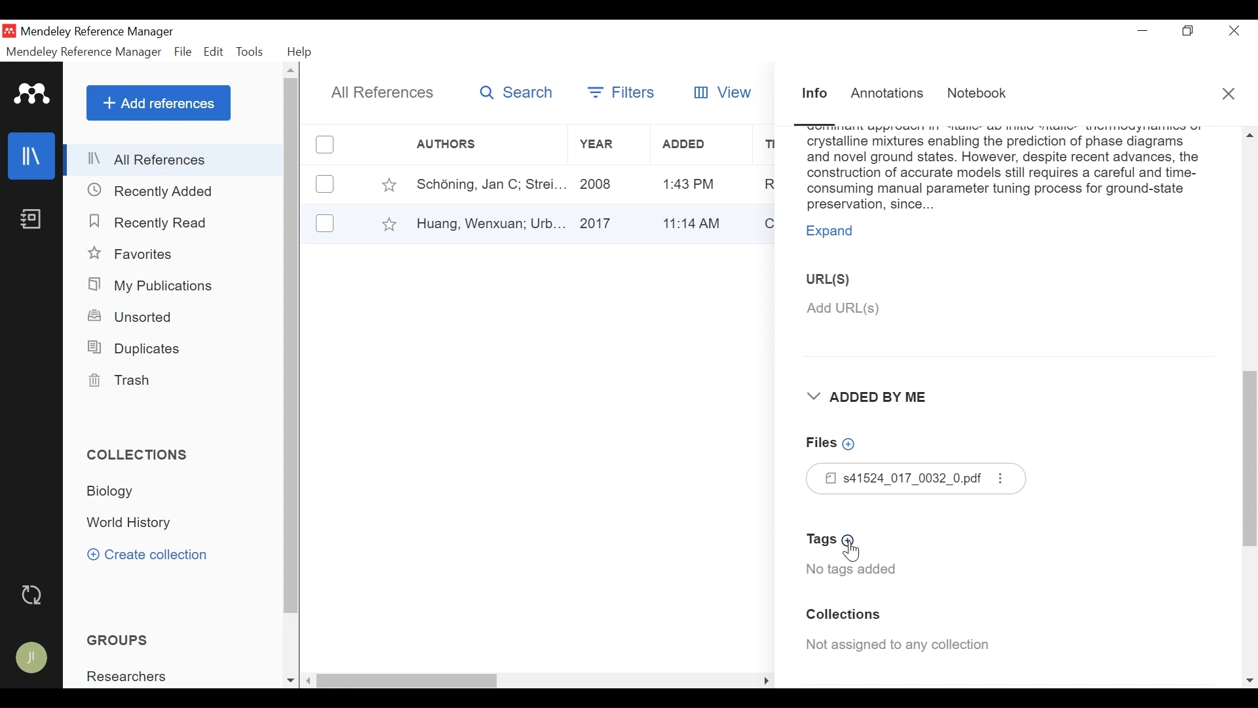 This screenshot has height=708, width=1258. What do you see at coordinates (9, 31) in the screenshot?
I see `Mendeley Desktop Icon` at bounding box center [9, 31].